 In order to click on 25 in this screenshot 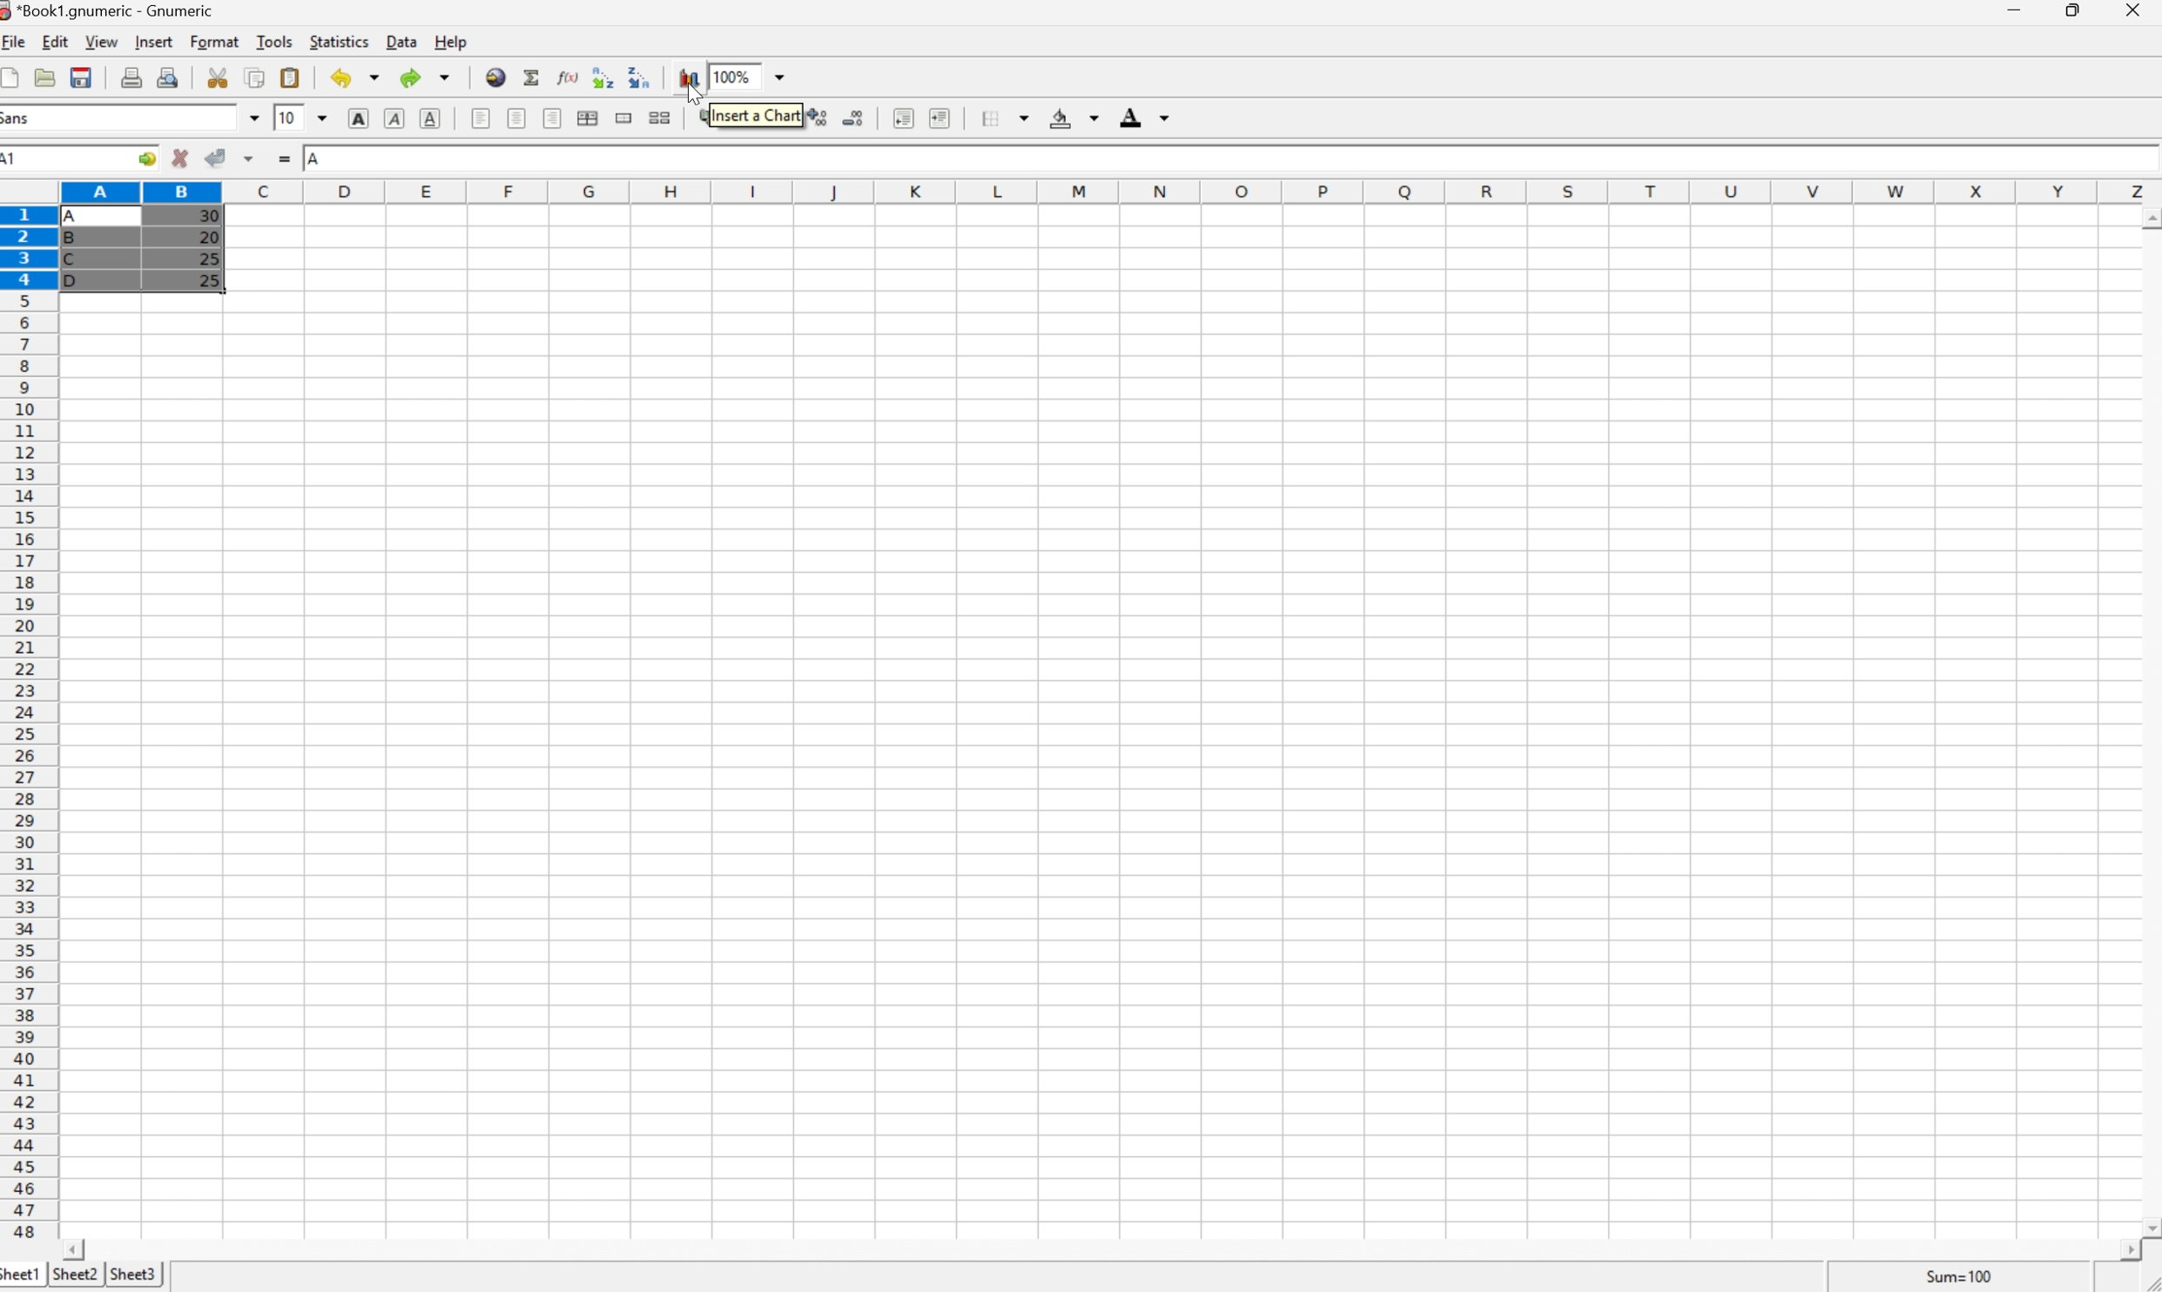, I will do `click(212, 280)`.